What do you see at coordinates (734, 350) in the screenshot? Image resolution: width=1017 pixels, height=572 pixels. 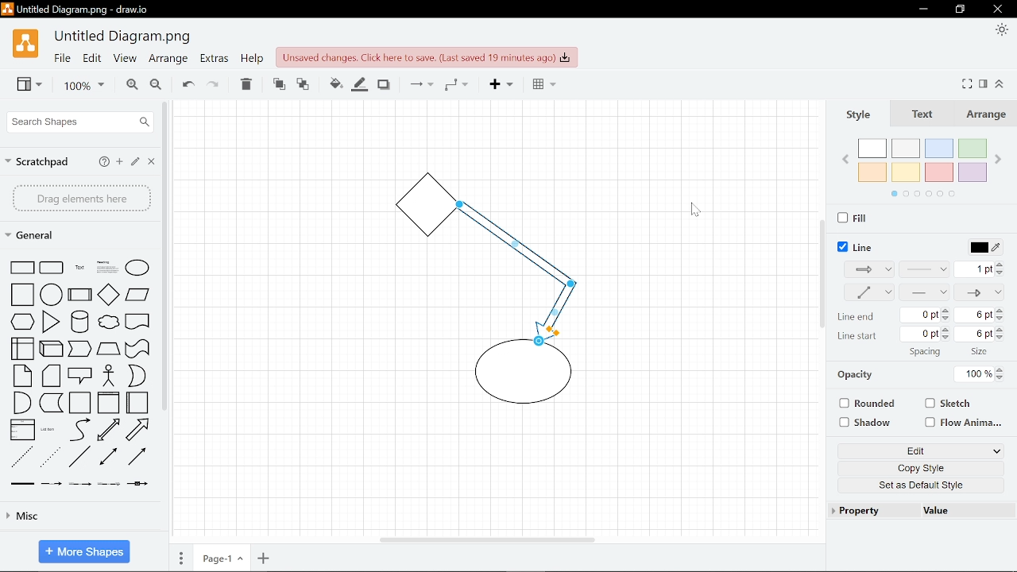 I see `size` at bounding box center [734, 350].